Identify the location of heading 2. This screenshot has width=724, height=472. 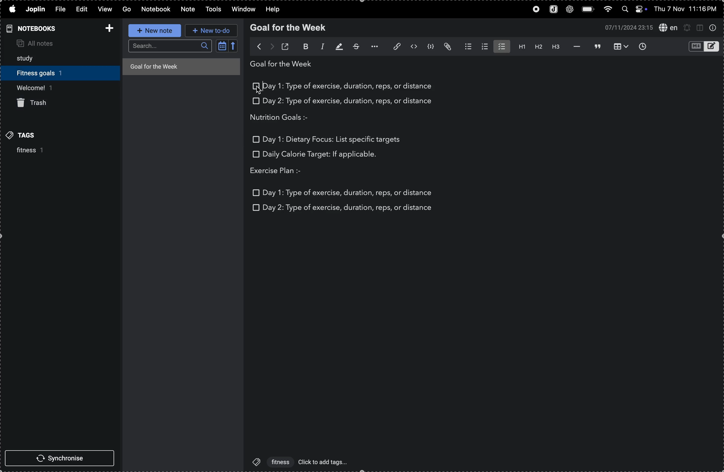
(537, 47).